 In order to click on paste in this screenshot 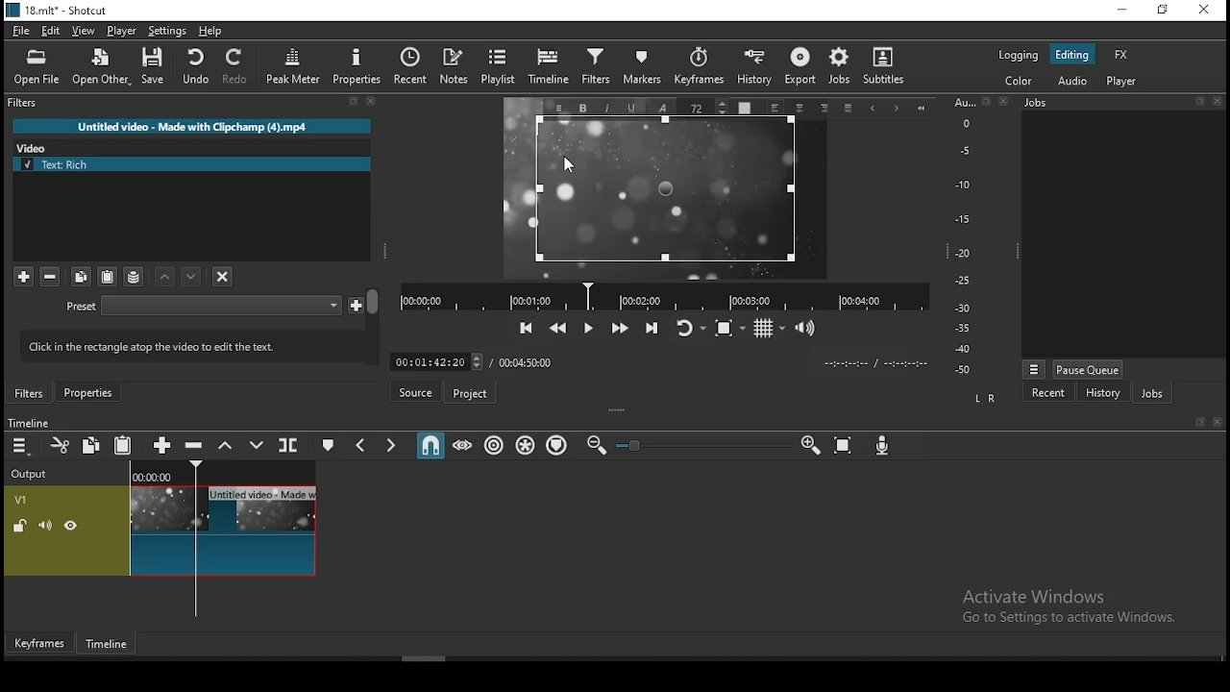, I will do `click(107, 277)`.